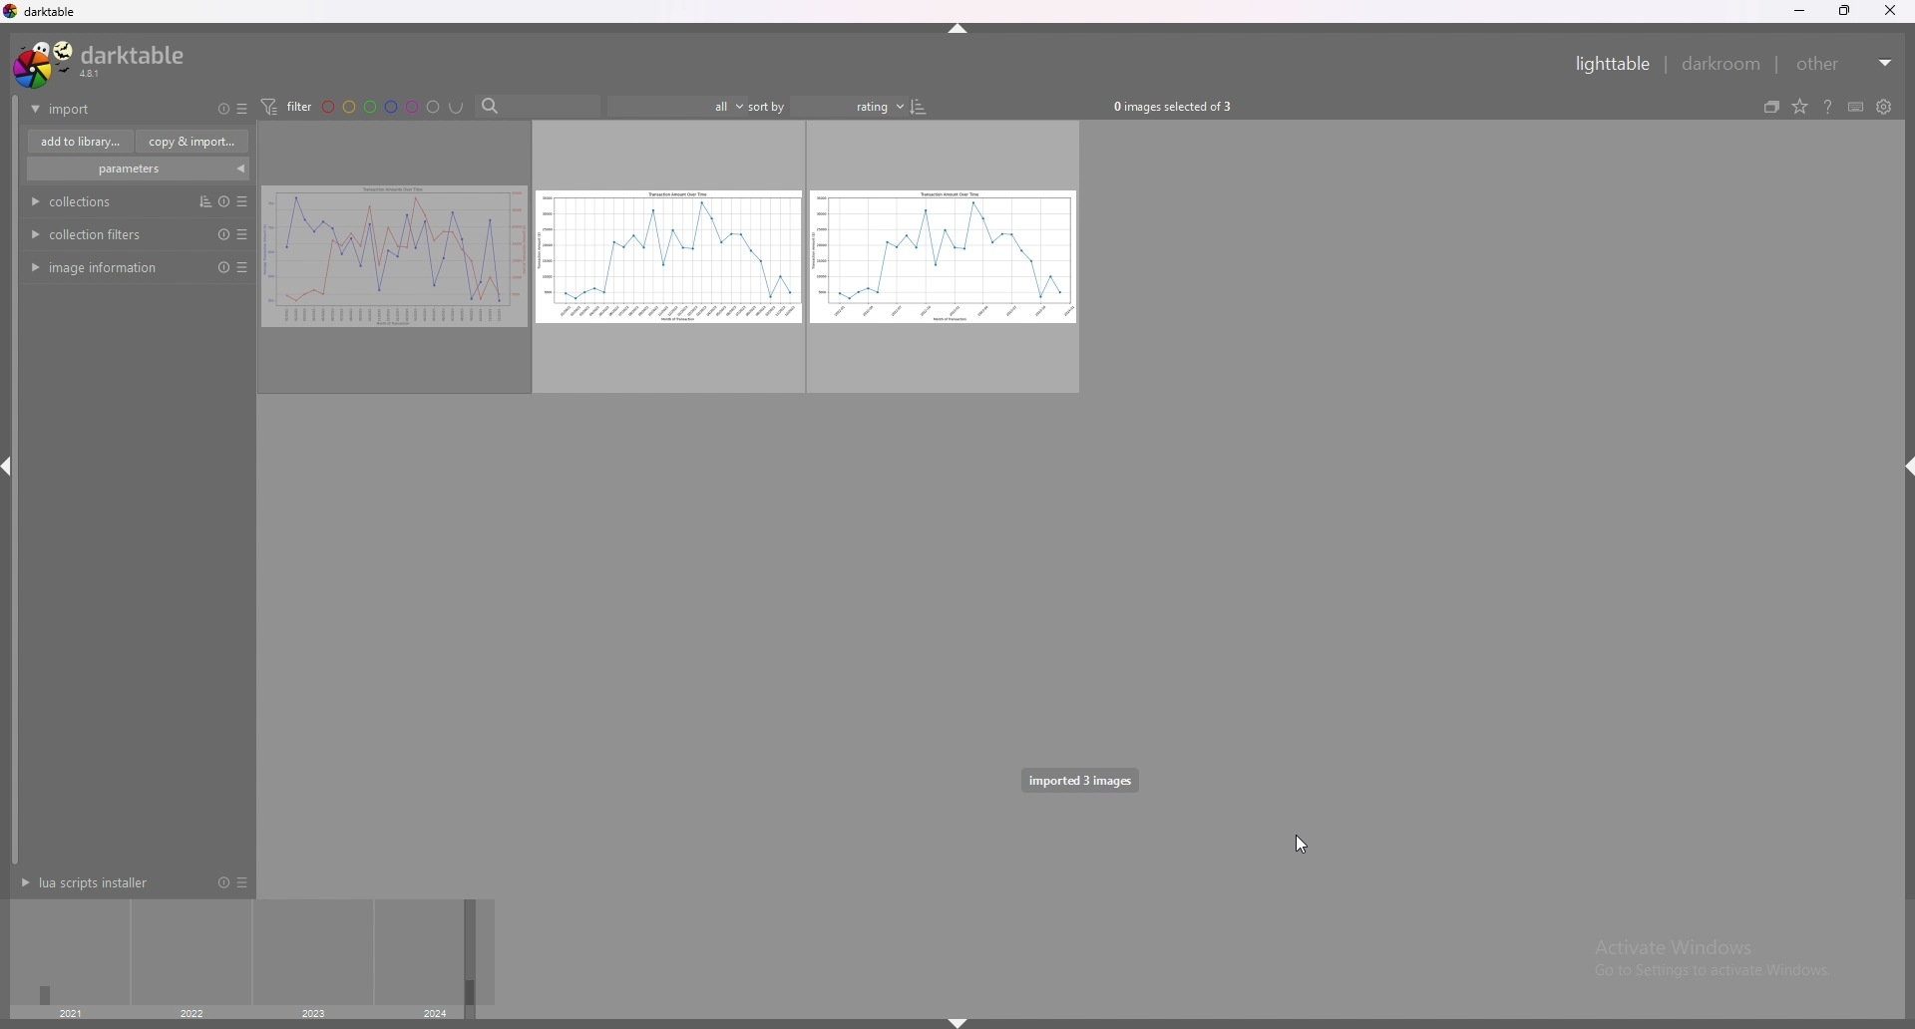 The width and height of the screenshot is (1915, 1029). Describe the element at coordinates (1801, 107) in the screenshot. I see `change type of overlays` at that location.